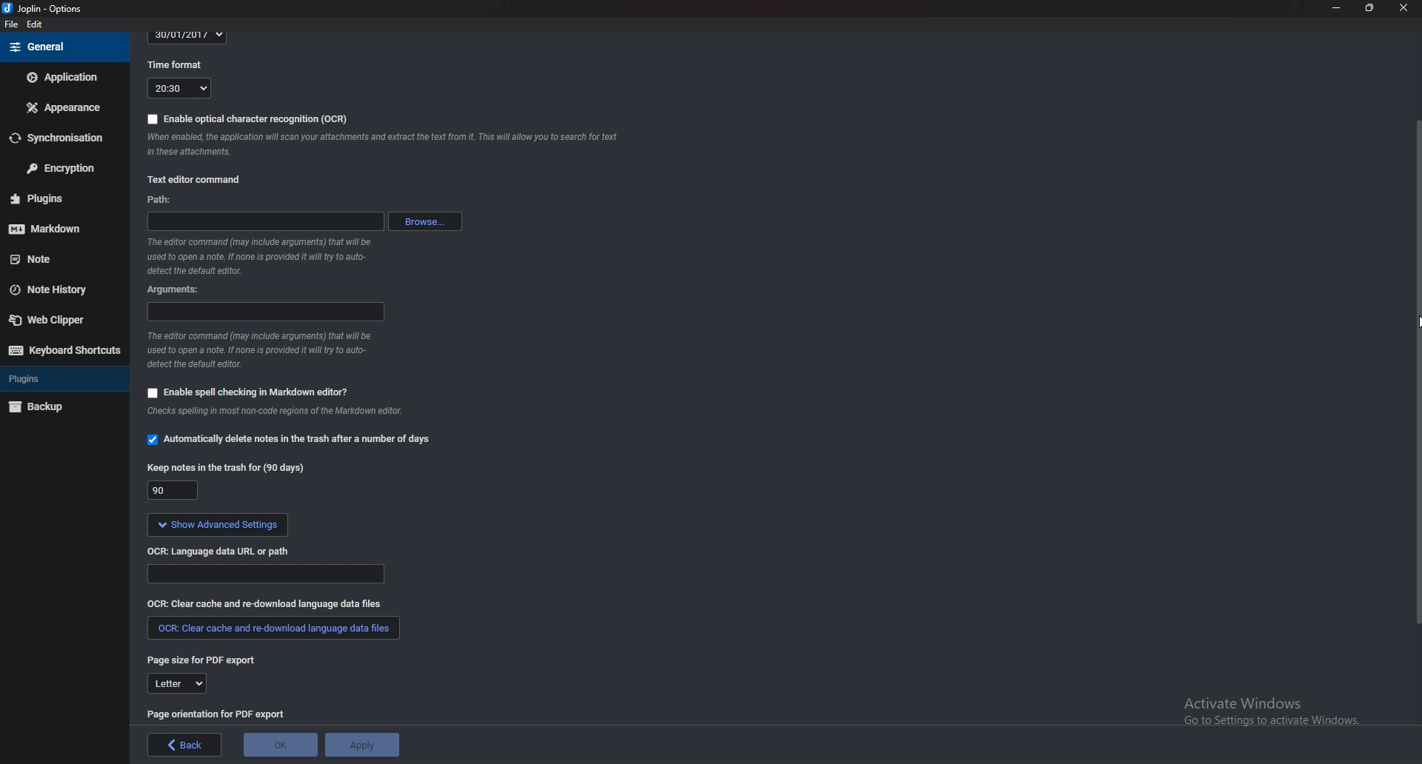 The height and width of the screenshot is (764, 1422). Describe the element at coordinates (59, 320) in the screenshot. I see `Web clipper` at that location.